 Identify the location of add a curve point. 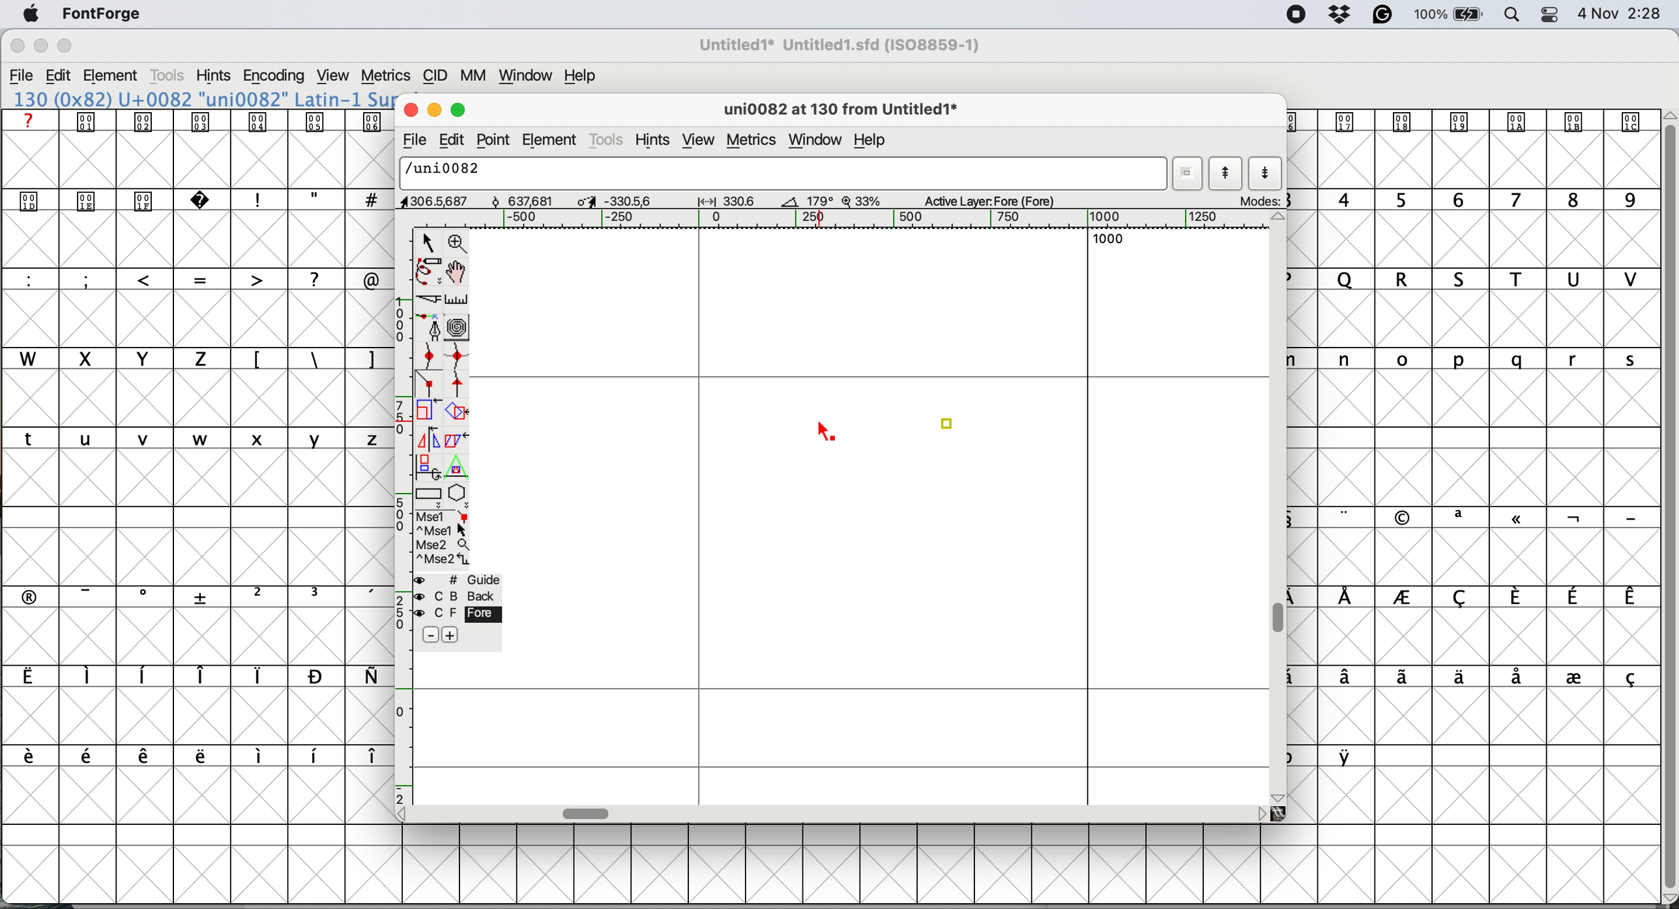
(429, 355).